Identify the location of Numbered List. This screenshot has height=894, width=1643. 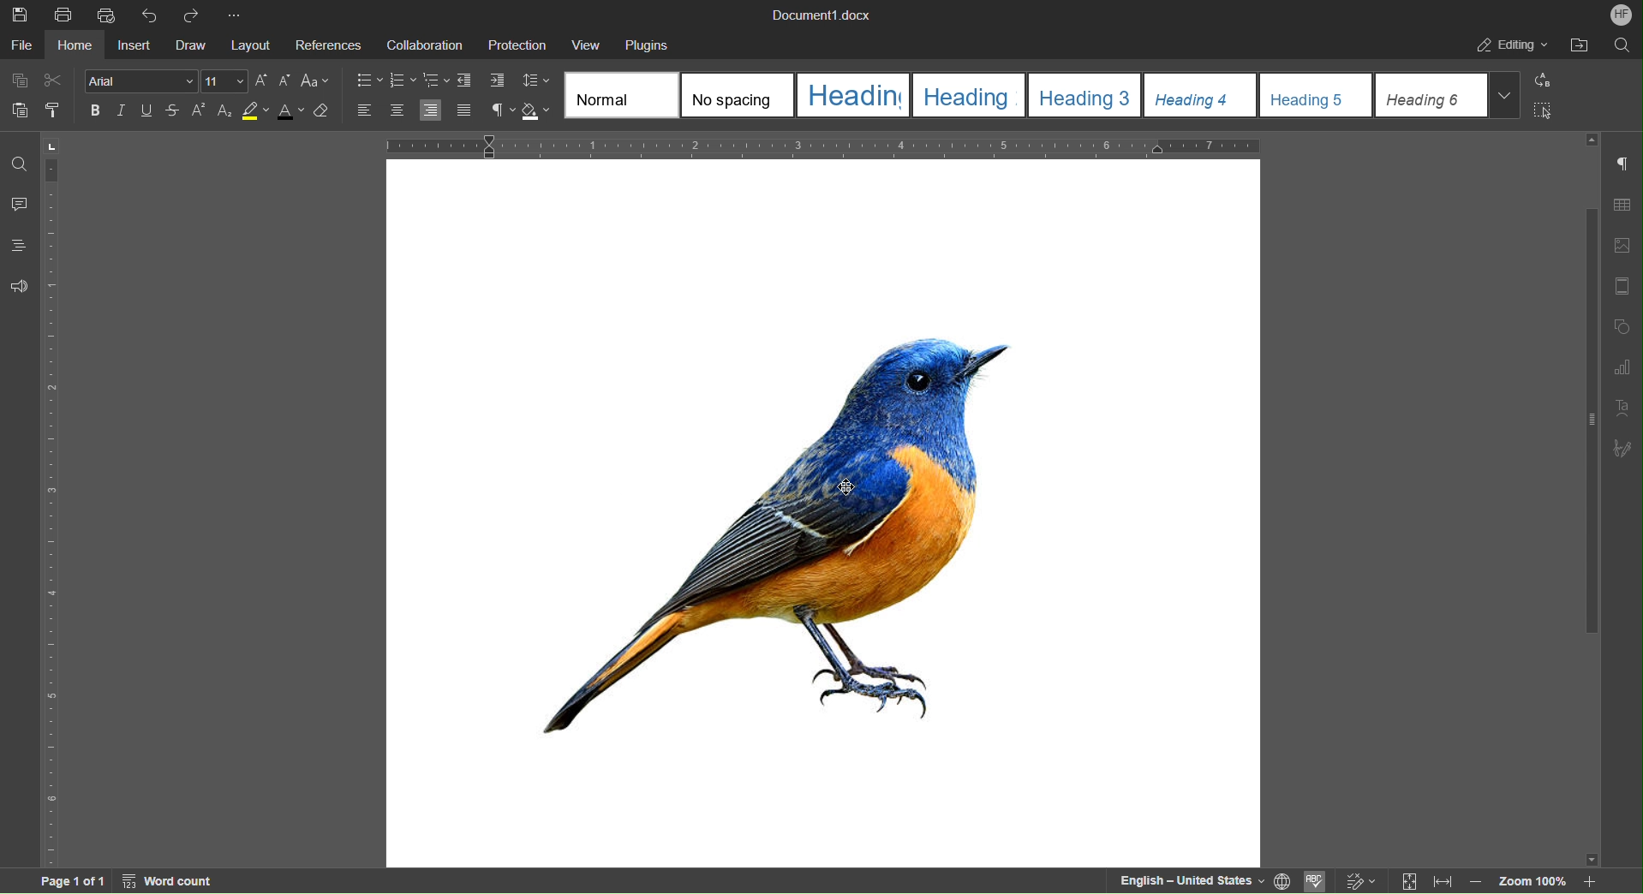
(403, 80).